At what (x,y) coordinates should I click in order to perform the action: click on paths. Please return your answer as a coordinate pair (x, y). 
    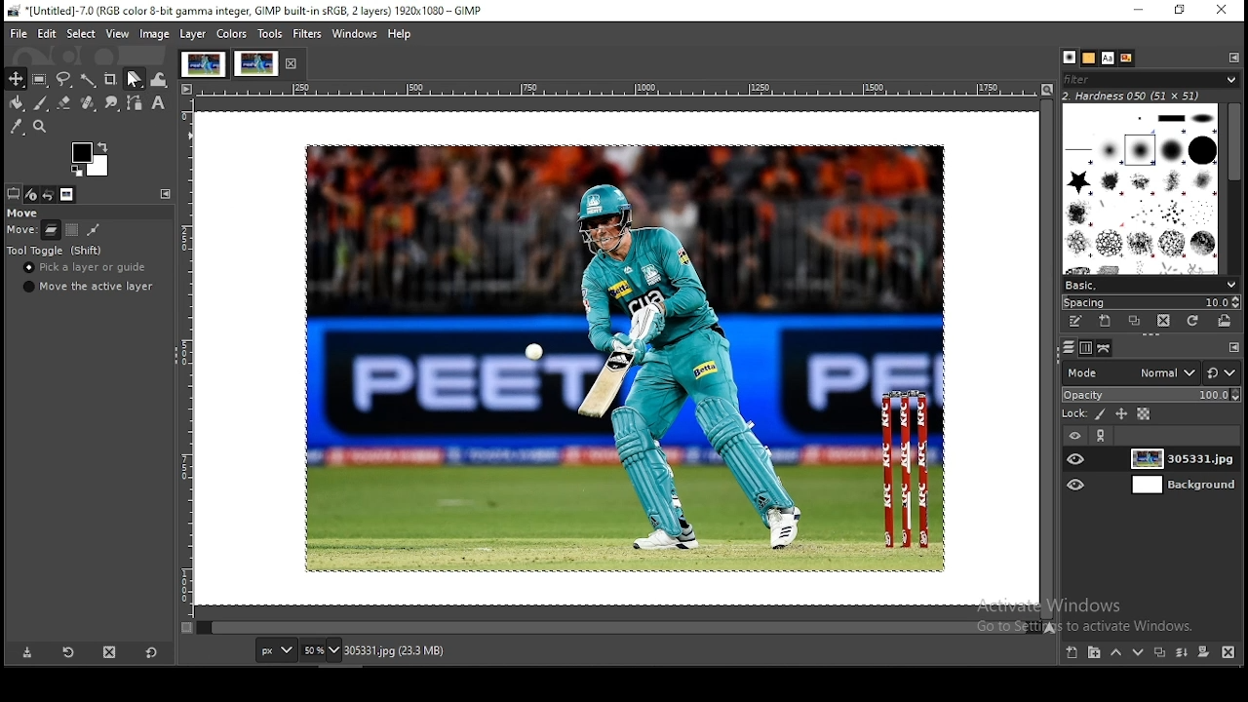
    Looking at the image, I should click on (1068, 347).